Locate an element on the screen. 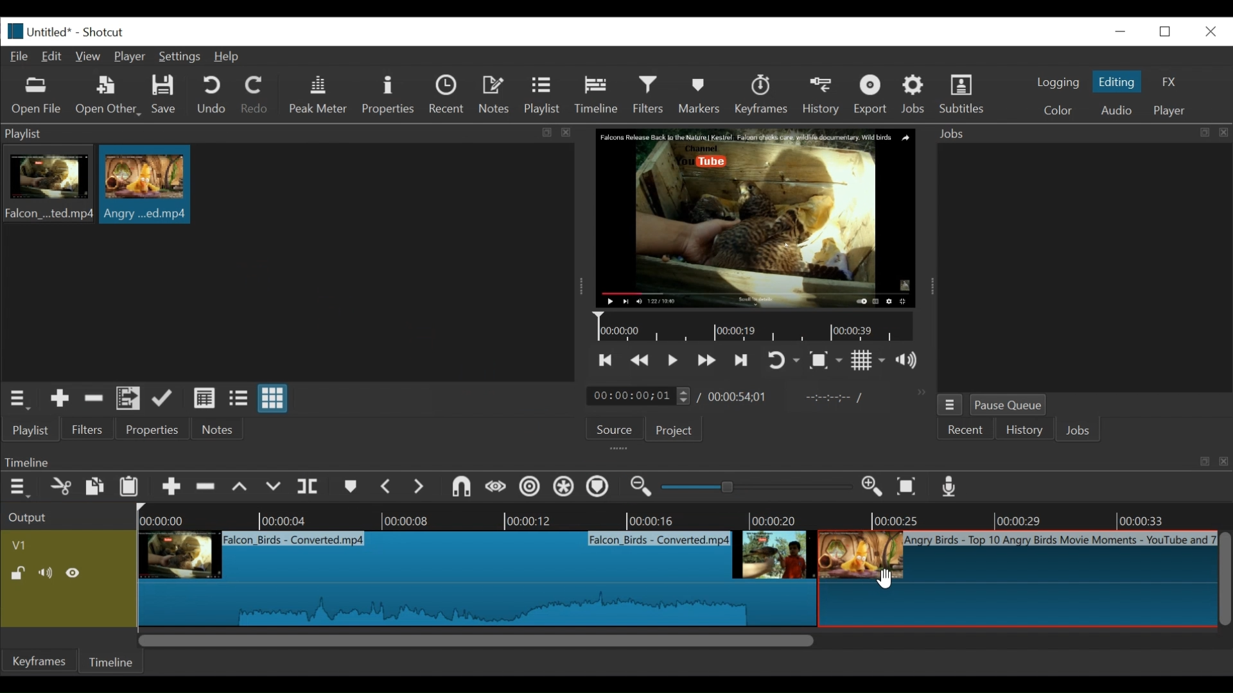 The width and height of the screenshot is (1233, 693). View is located at coordinates (89, 56).